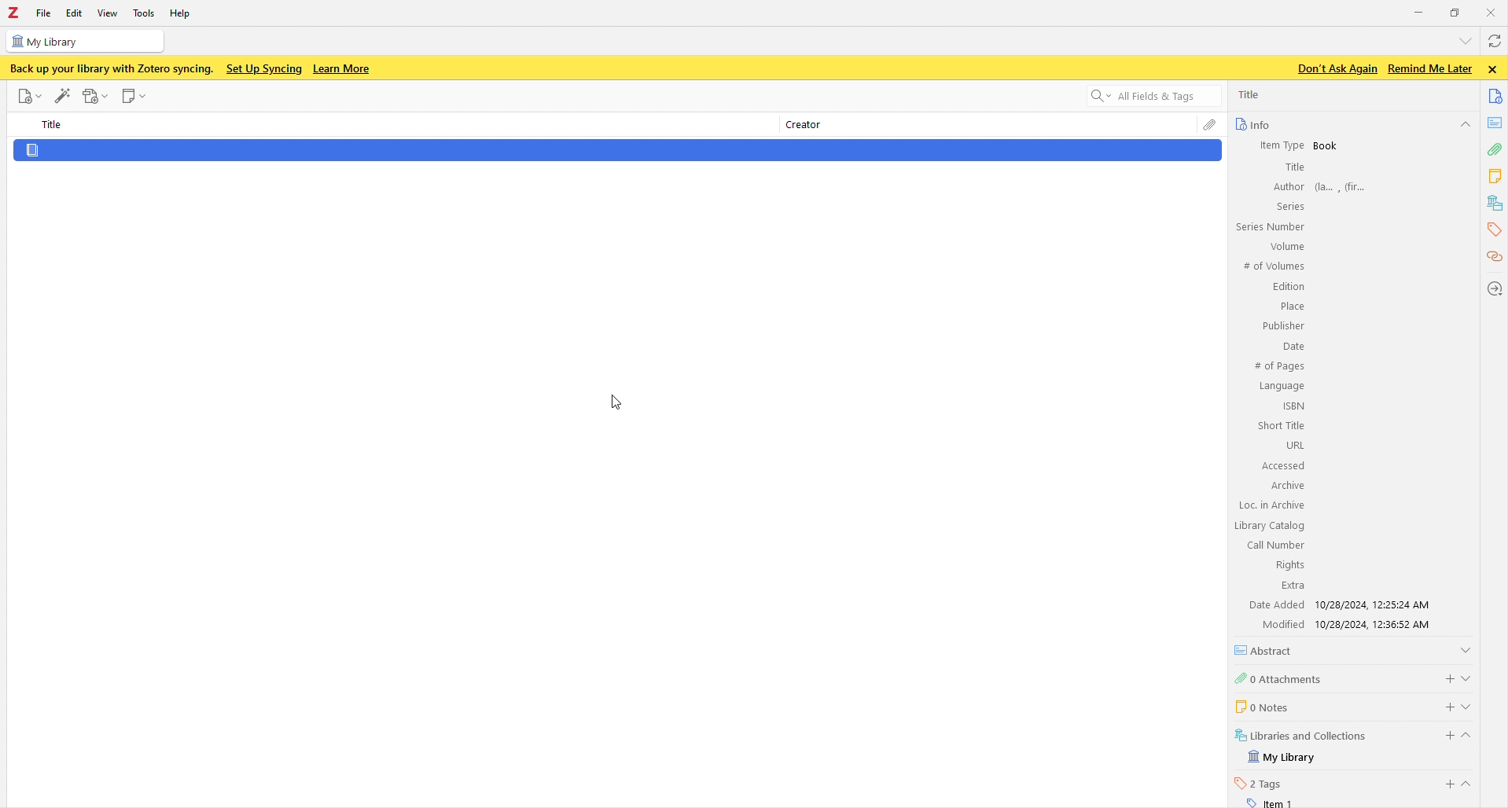 The image size is (1508, 808). I want to click on Accessed, so click(1282, 466).